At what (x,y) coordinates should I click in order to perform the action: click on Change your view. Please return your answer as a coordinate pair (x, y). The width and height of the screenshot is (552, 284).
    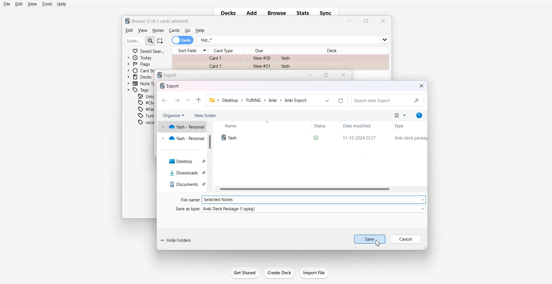
    Looking at the image, I should click on (400, 115).